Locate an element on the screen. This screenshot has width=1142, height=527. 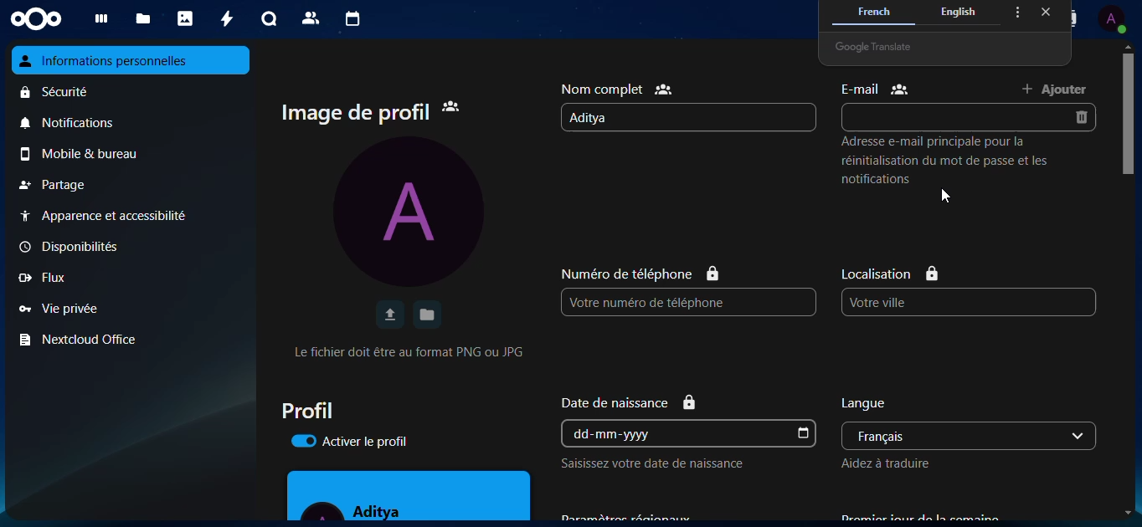
english is located at coordinates (960, 13).